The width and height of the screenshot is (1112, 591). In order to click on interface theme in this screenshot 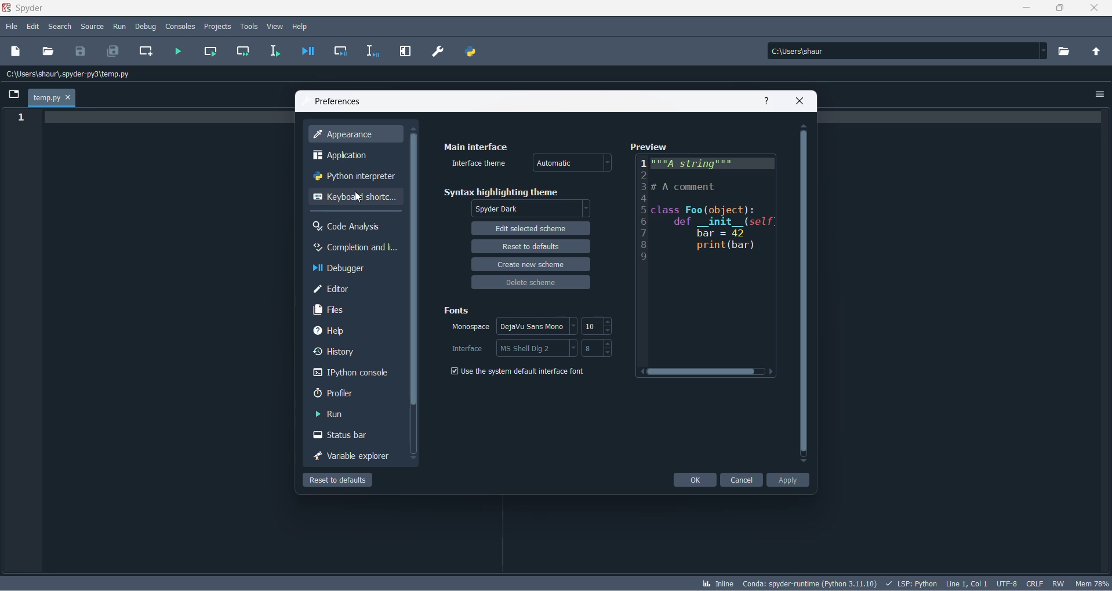, I will do `click(481, 164)`.